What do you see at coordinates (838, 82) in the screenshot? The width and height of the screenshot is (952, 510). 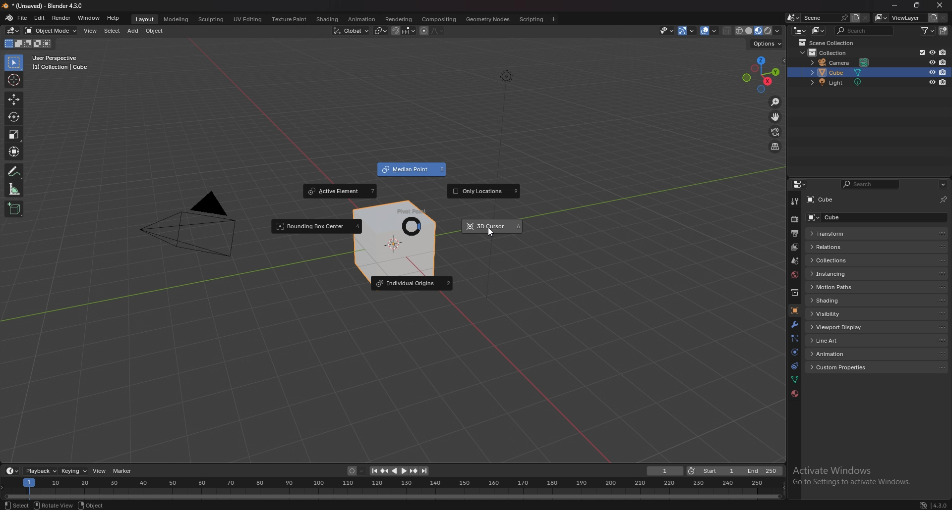 I see `light` at bounding box center [838, 82].